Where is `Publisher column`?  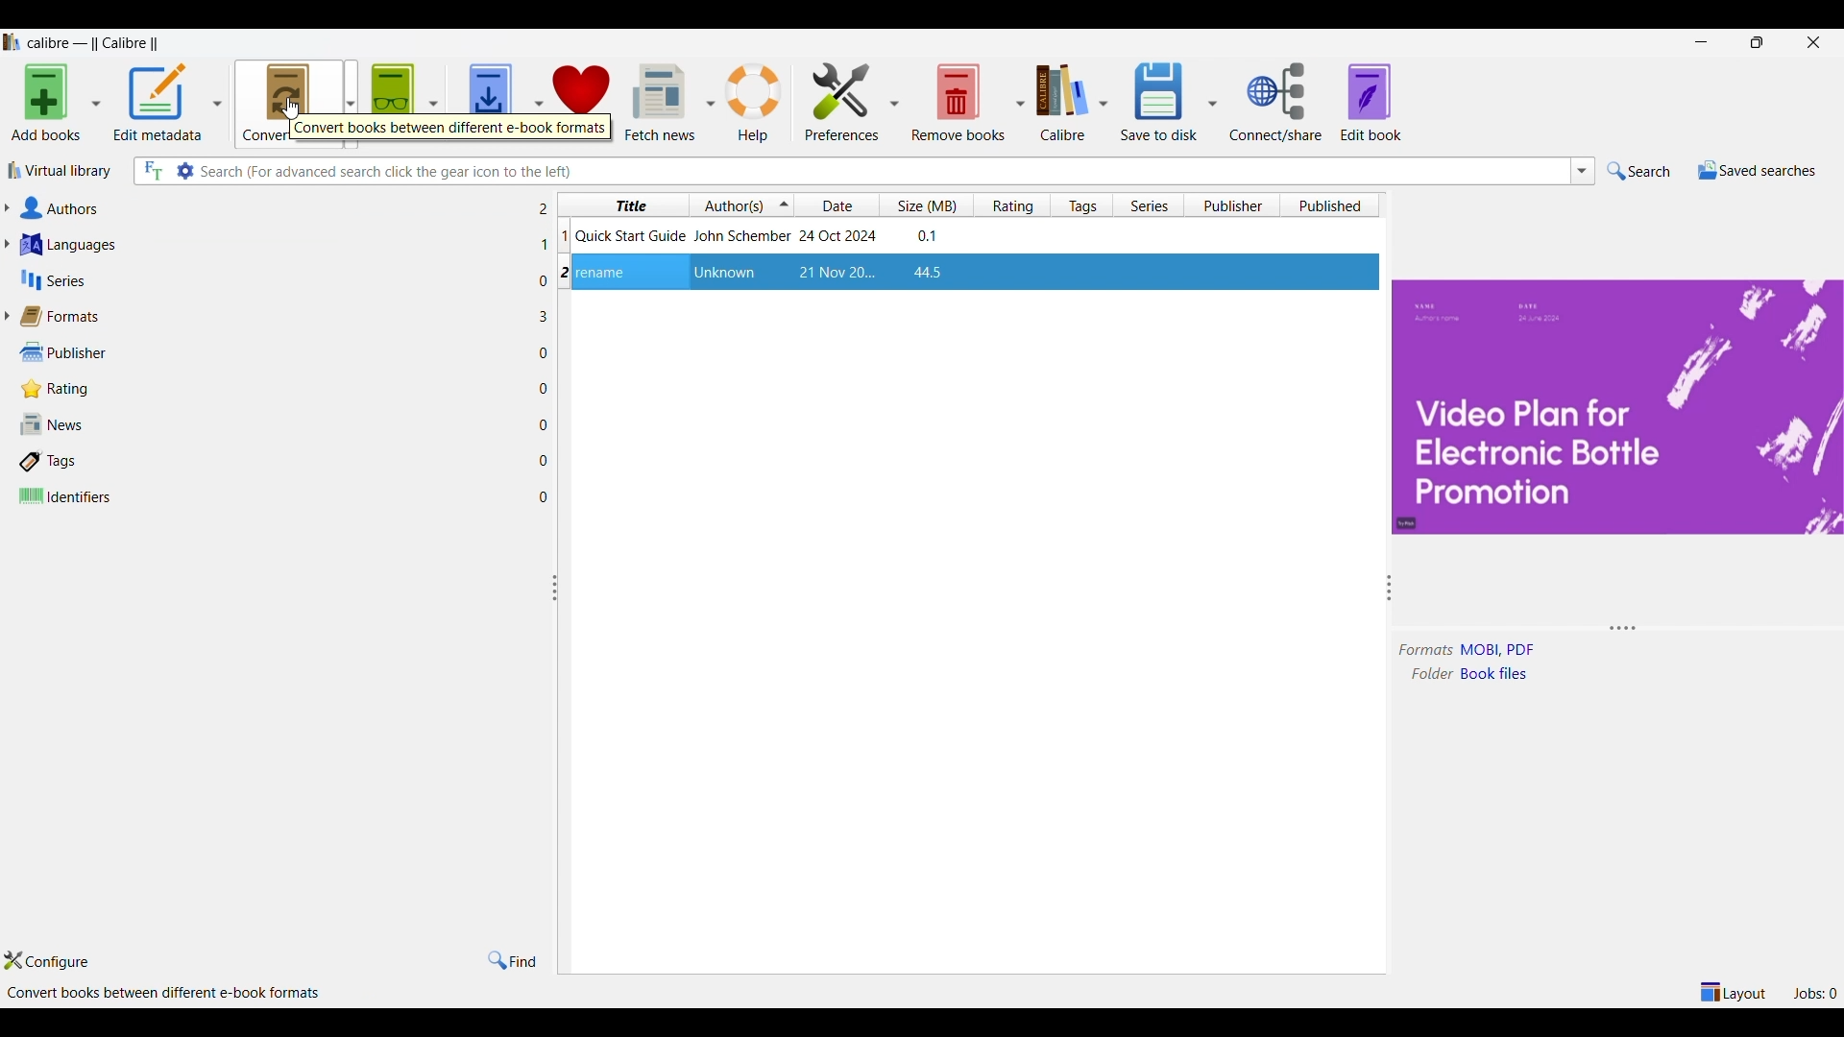 Publisher column is located at coordinates (1231, 205).